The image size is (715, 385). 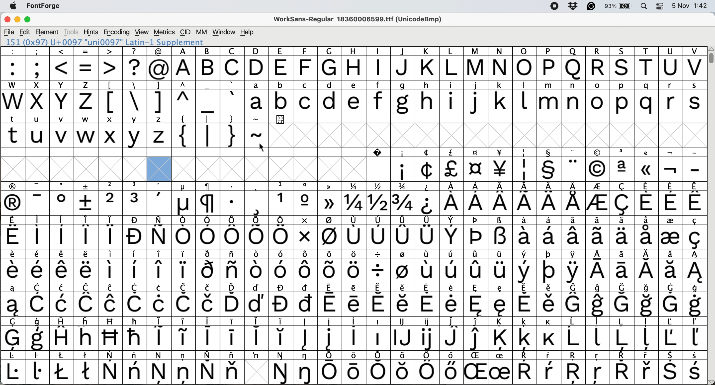 I want to click on symbol, so click(x=160, y=300).